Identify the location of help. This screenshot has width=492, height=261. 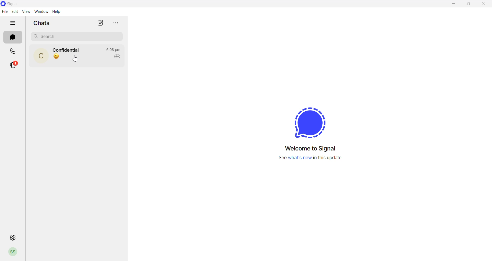
(56, 12).